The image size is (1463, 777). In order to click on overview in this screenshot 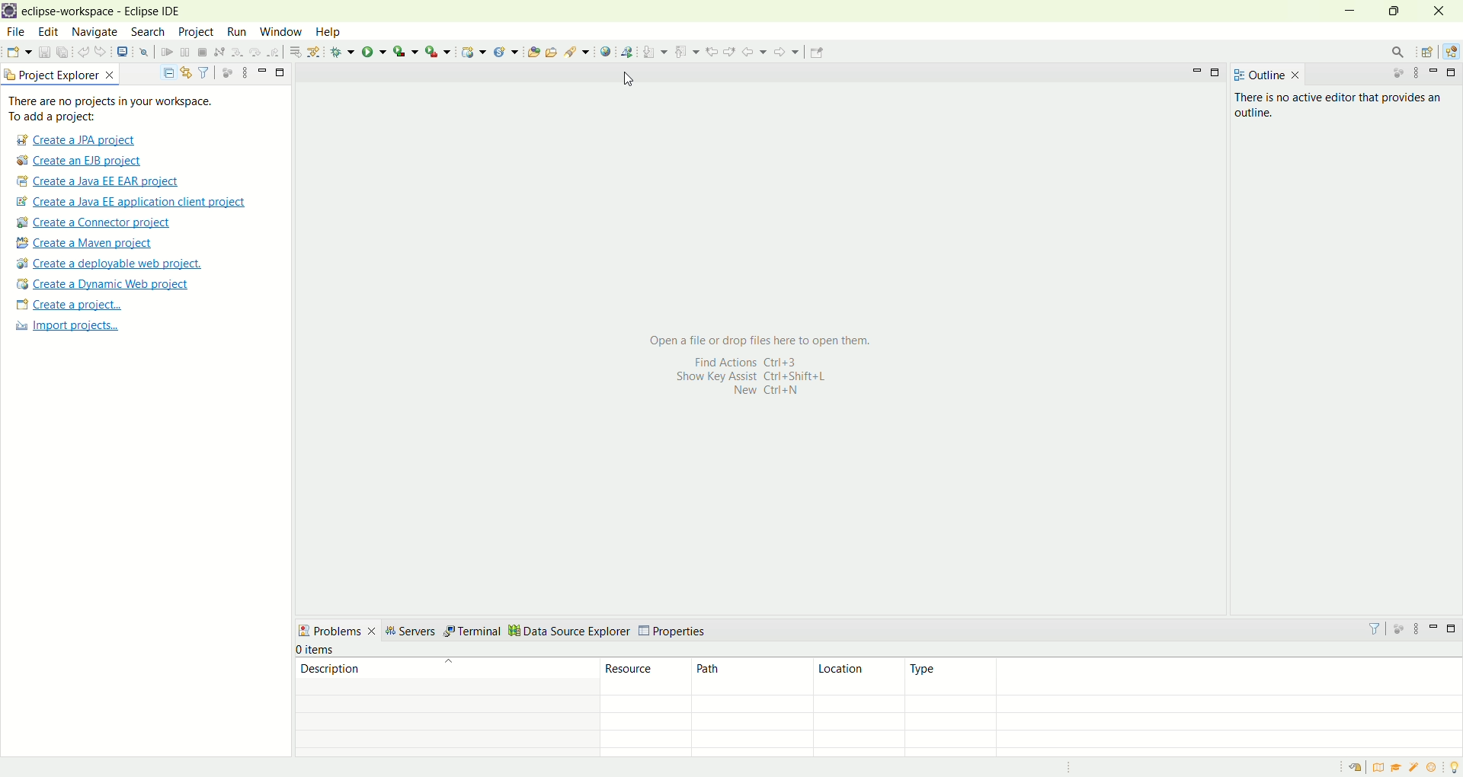, I will do `click(1381, 767)`.